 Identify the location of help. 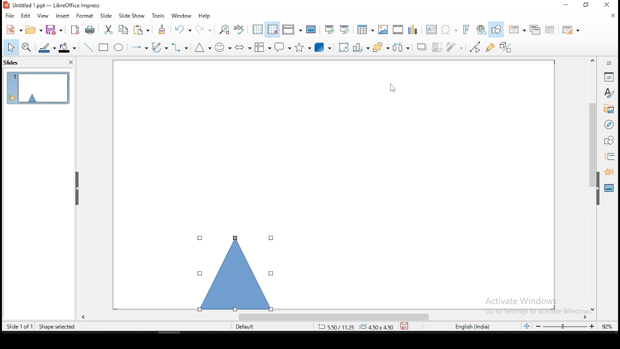
(207, 16).